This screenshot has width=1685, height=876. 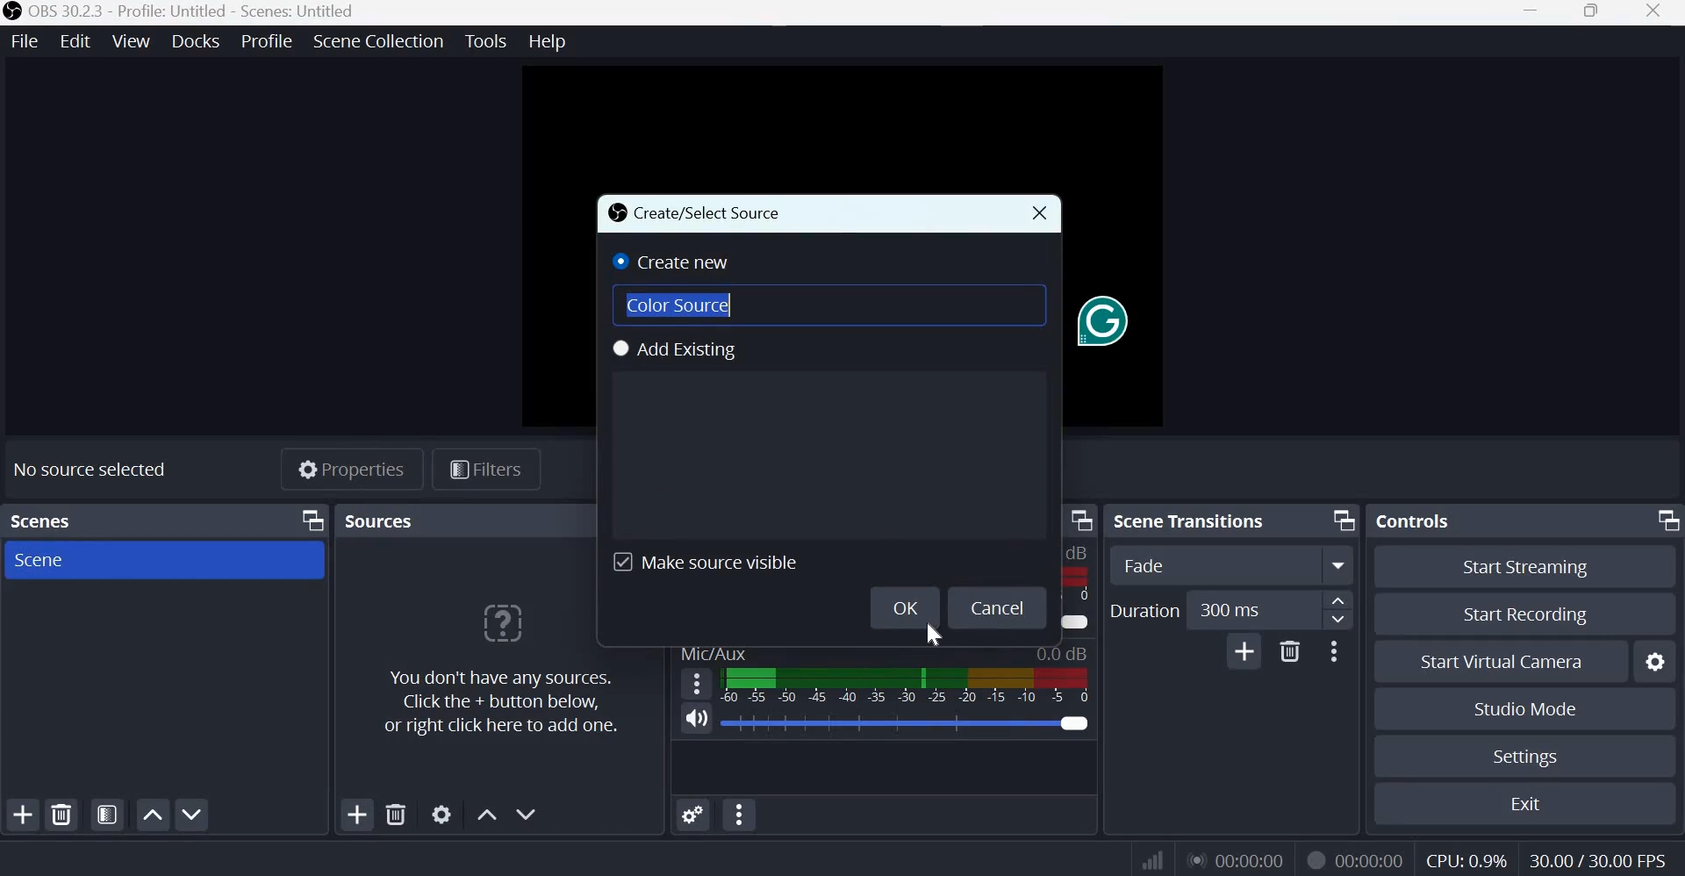 I want to click on Profile, so click(x=265, y=40).